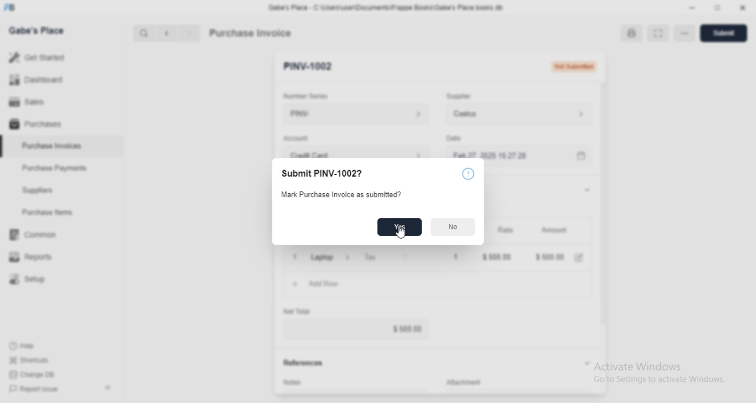  Describe the element at coordinates (341, 194) in the screenshot. I see `Mark Purchase Invoice as submitted?` at that location.